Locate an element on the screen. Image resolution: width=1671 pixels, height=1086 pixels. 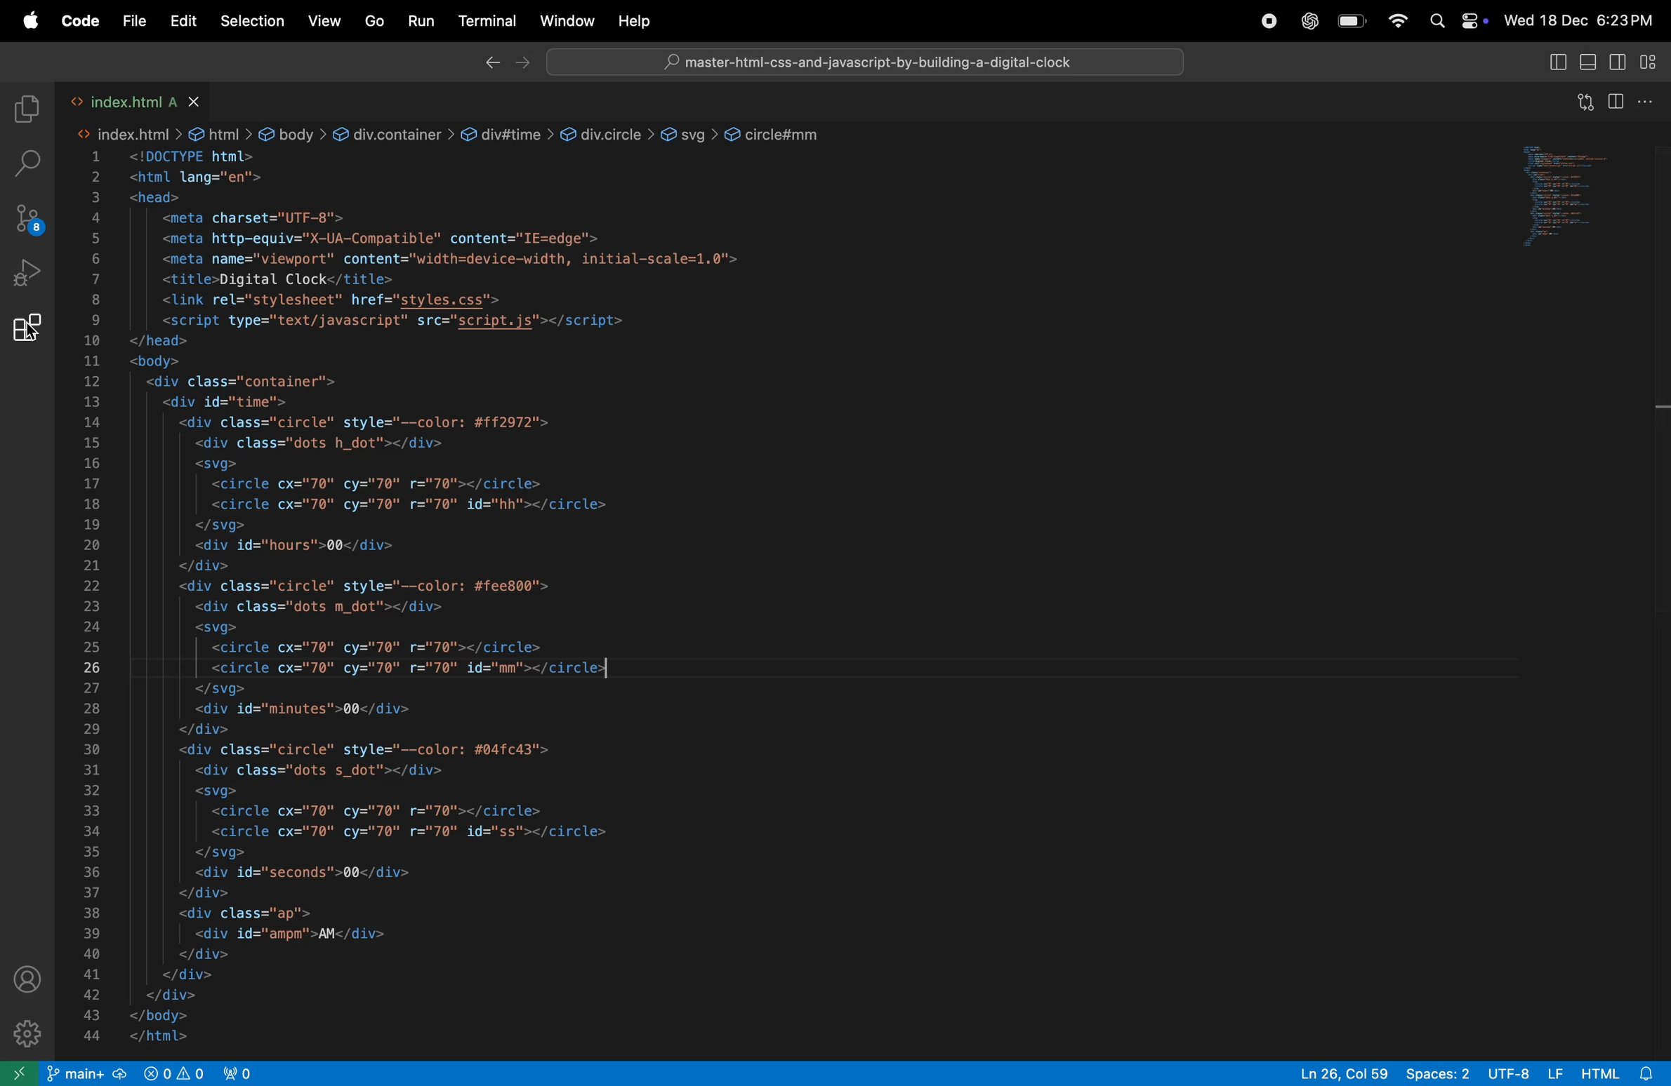
backward is located at coordinates (485, 63).